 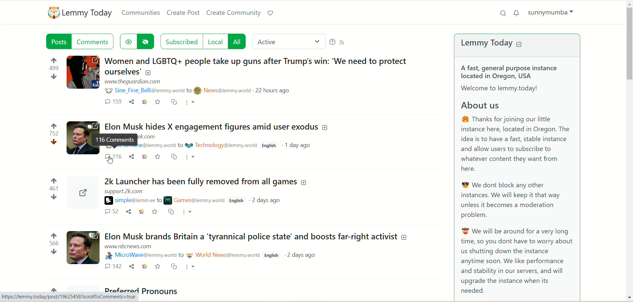 What do you see at coordinates (228, 144) in the screenshot?
I see `@lemmy.world to @g® Technology@lemmy.world English - 1 day ago` at bounding box center [228, 144].